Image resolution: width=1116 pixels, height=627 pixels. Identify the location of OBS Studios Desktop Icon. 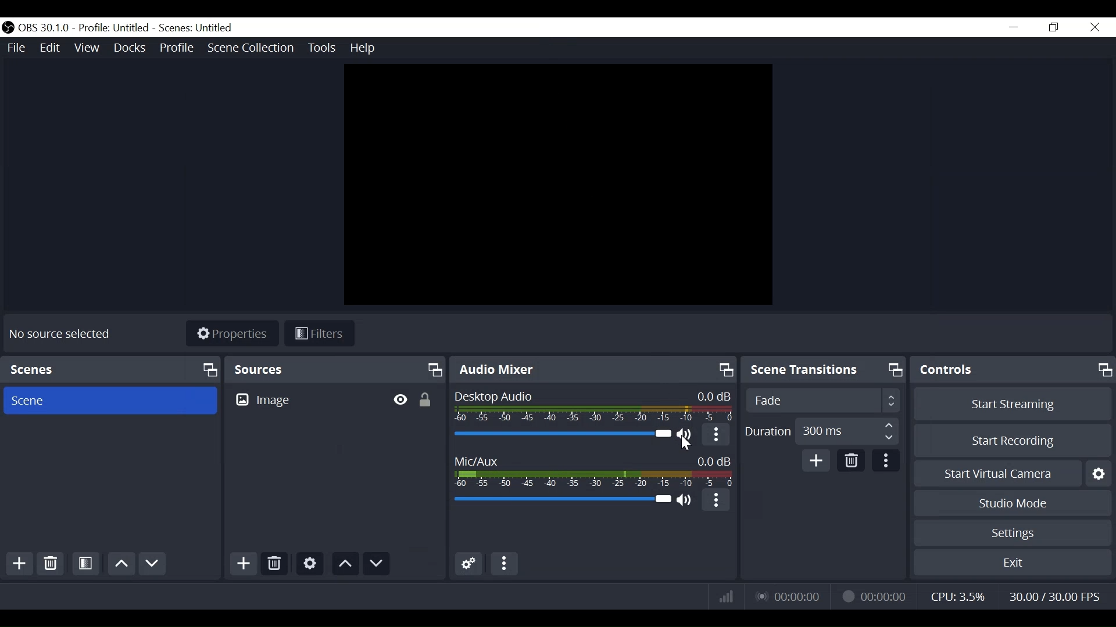
(8, 28).